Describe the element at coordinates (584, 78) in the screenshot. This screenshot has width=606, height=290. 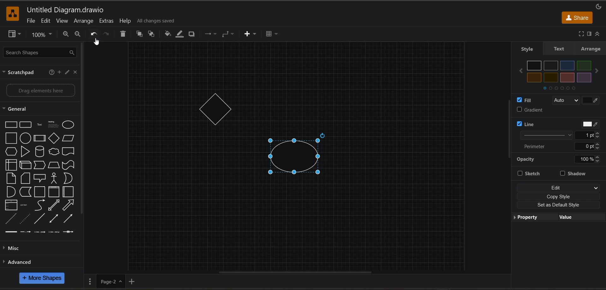
I see `Color 8` at that location.